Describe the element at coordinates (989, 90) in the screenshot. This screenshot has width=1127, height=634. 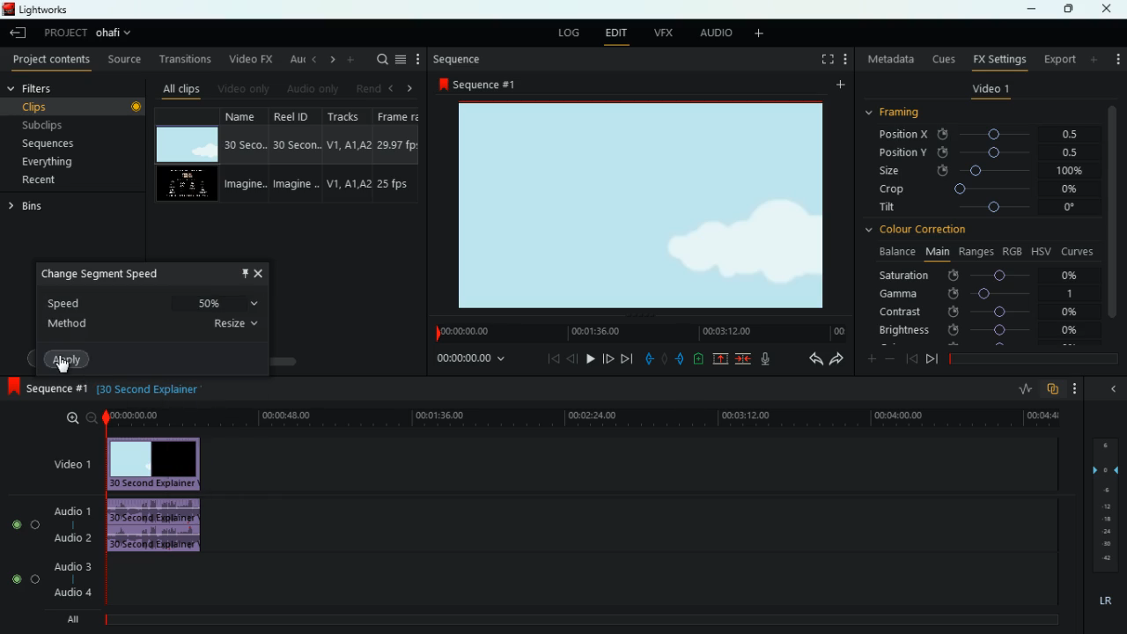
I see `video 1` at that location.